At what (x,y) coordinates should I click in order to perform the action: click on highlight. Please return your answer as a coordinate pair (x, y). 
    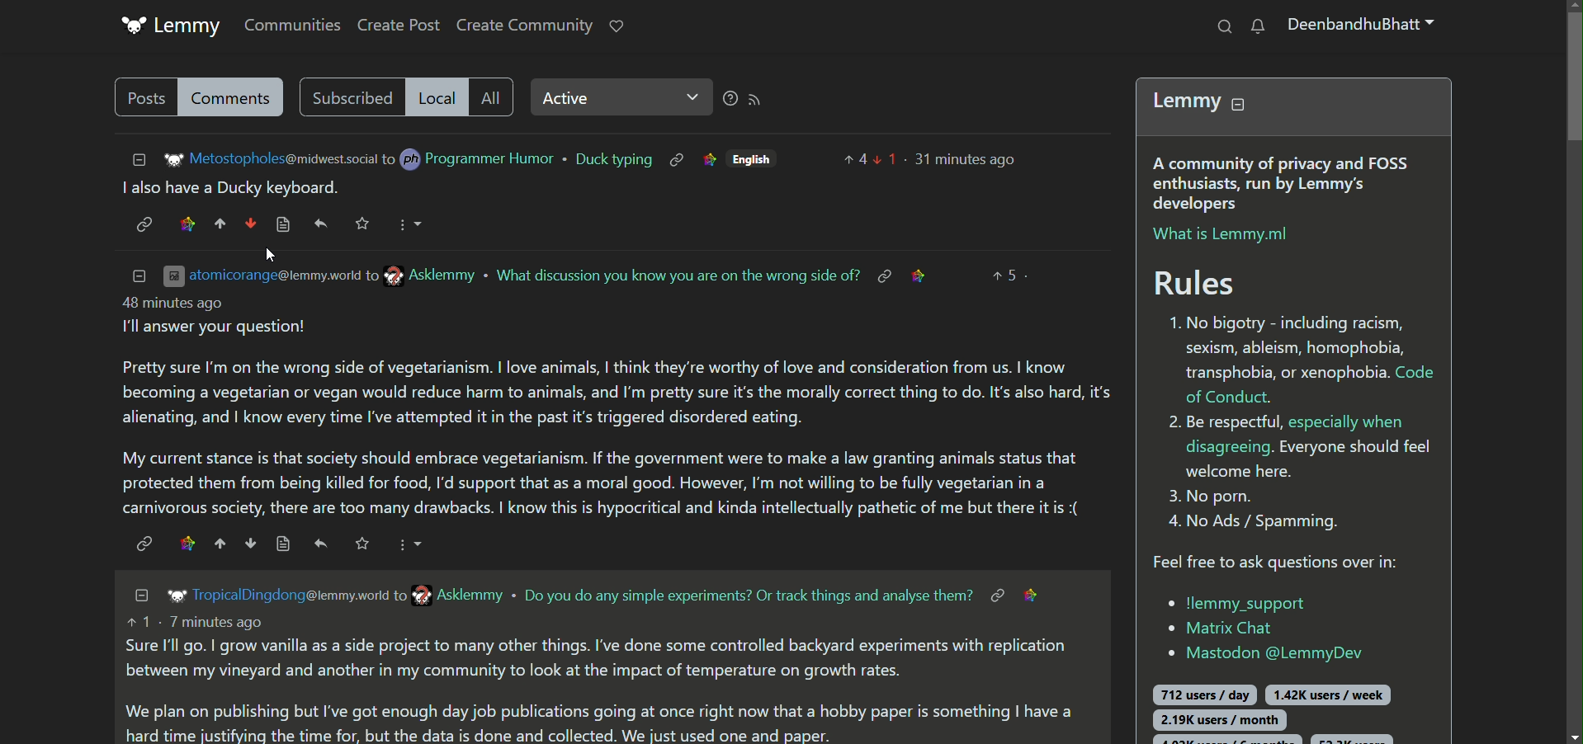
    Looking at the image, I should click on (185, 543).